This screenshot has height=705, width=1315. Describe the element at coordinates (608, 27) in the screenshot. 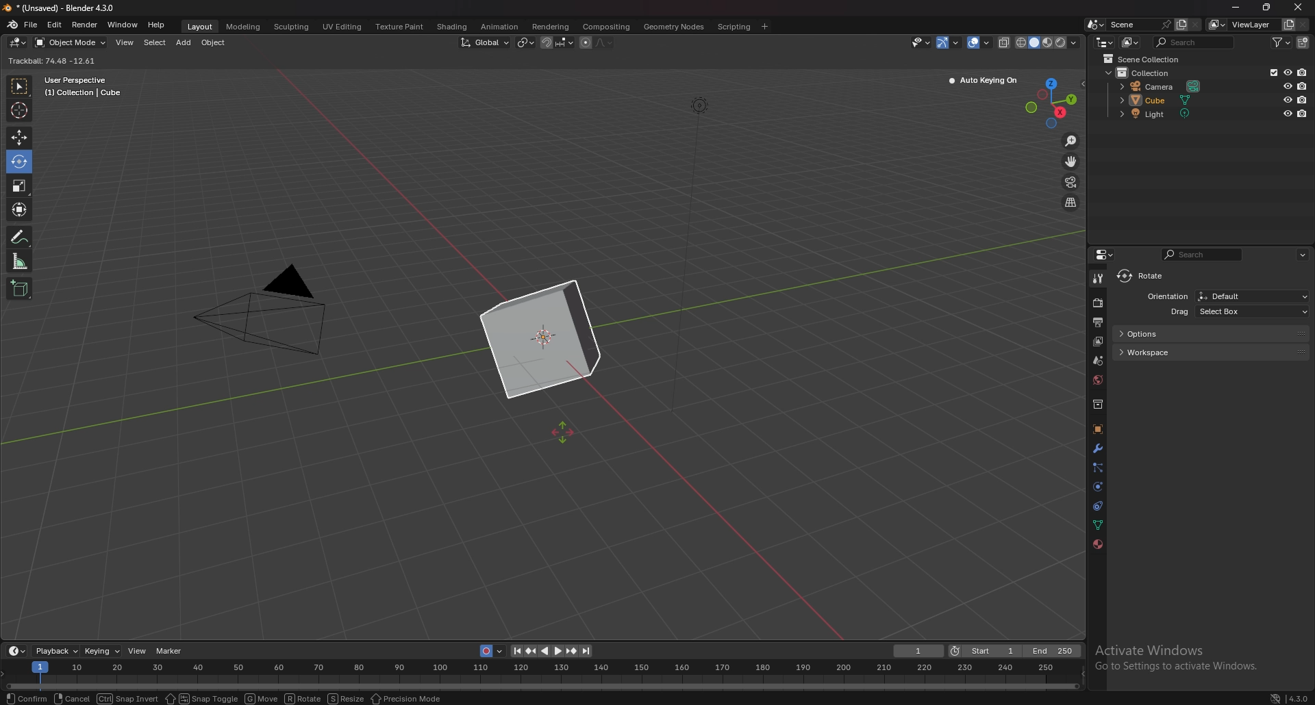

I see `compositing` at that location.